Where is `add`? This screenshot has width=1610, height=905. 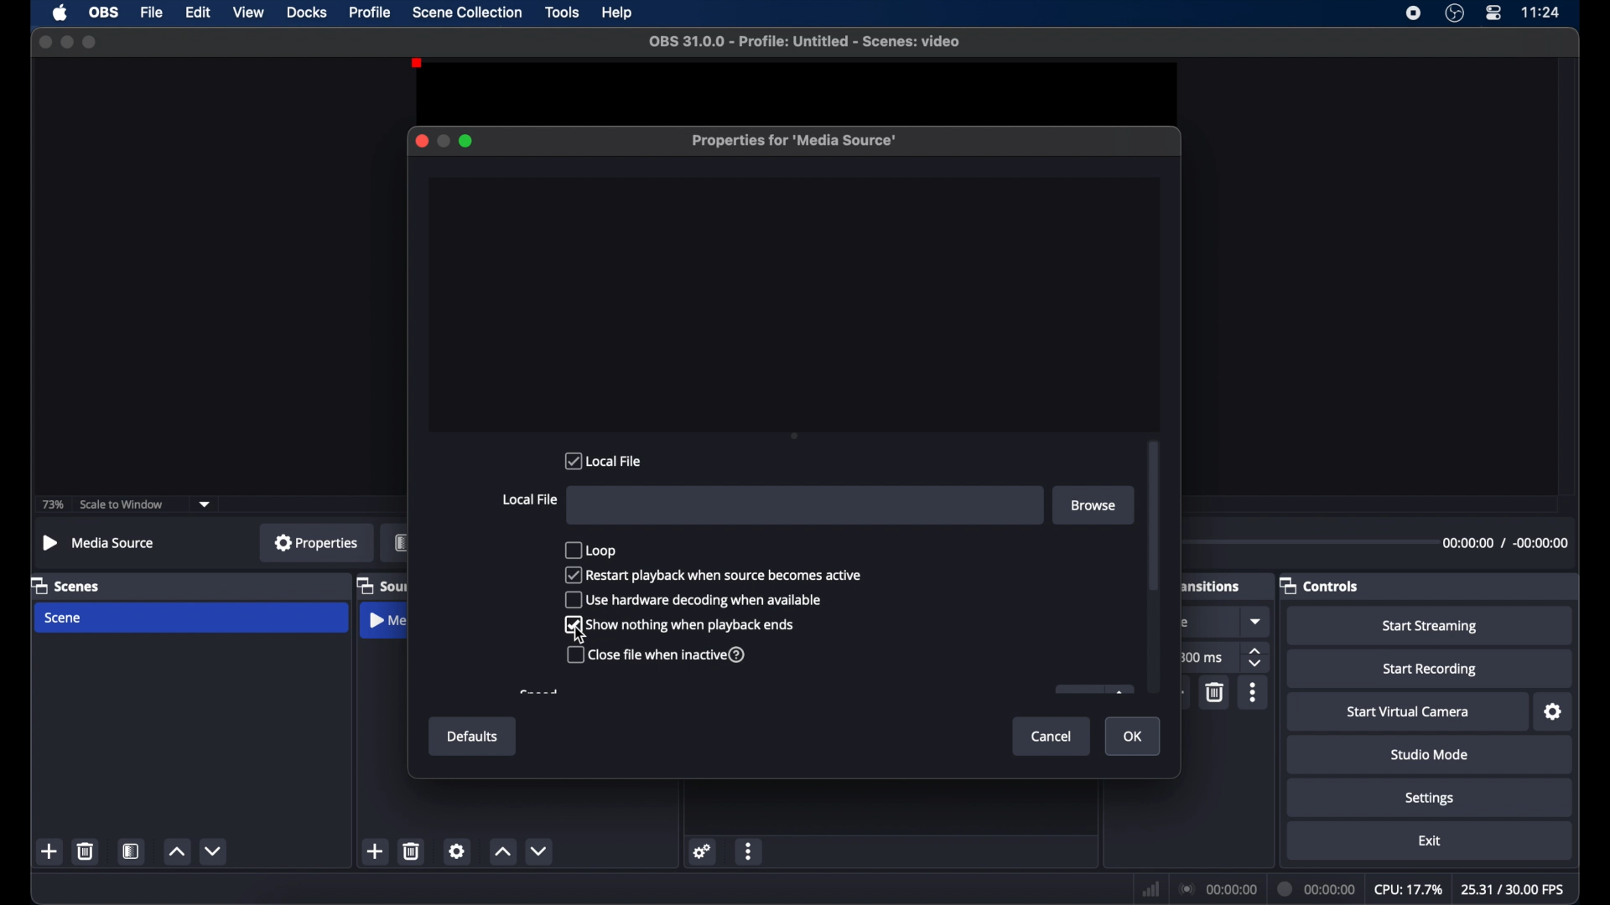 add is located at coordinates (49, 851).